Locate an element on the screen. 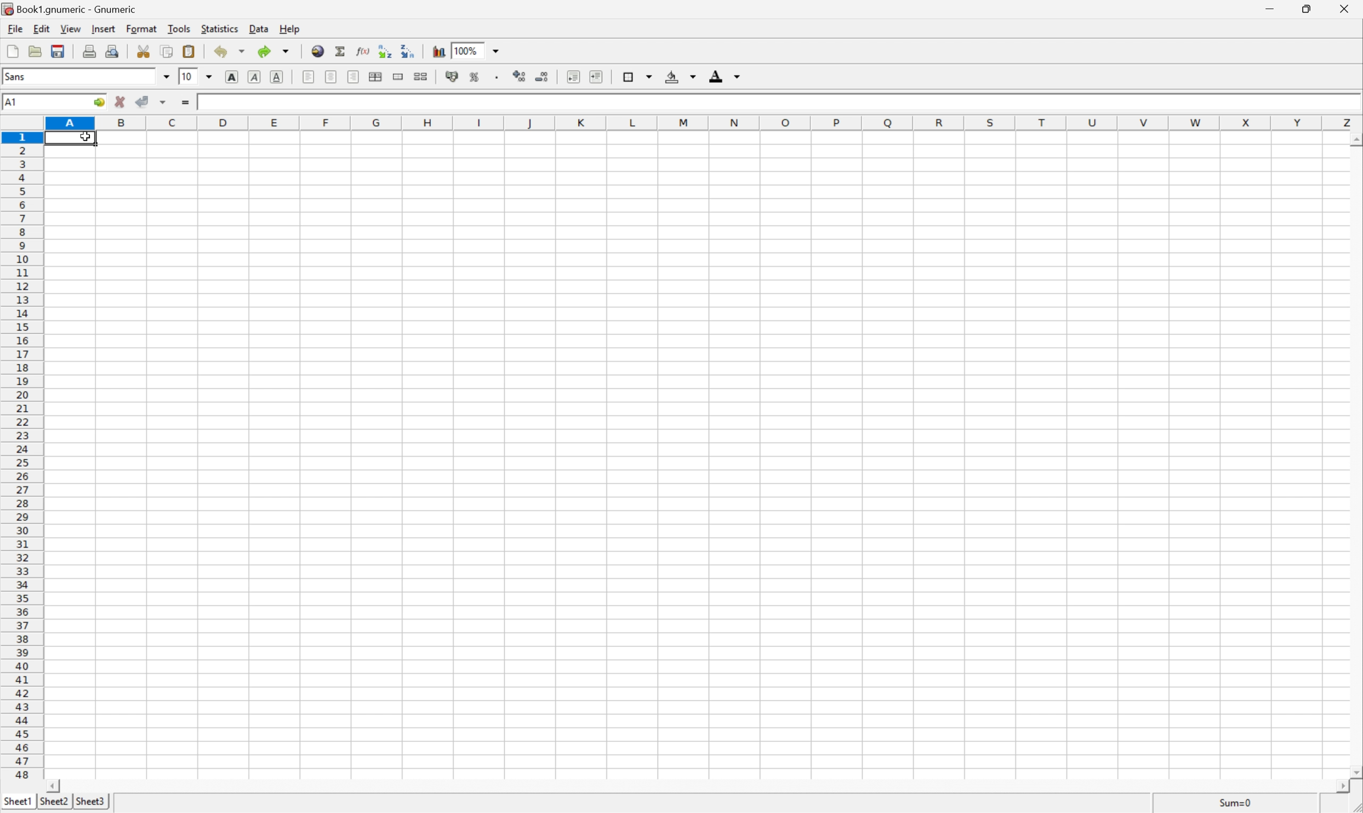 The width and height of the screenshot is (1363, 813). book1.gnumeric - Gnumeric is located at coordinates (70, 9).